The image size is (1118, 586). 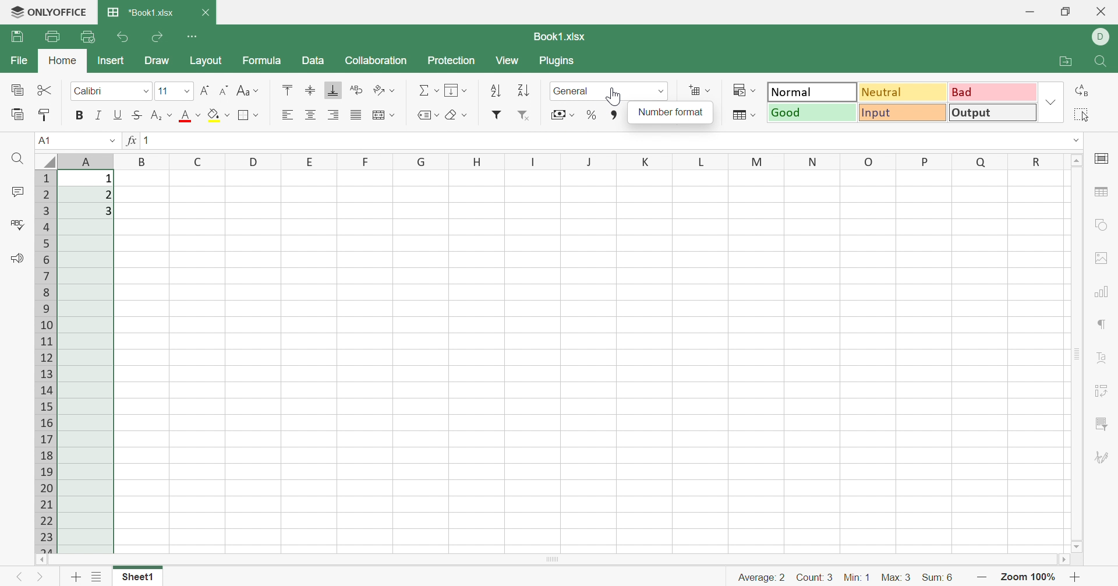 I want to click on Paste, so click(x=17, y=114).